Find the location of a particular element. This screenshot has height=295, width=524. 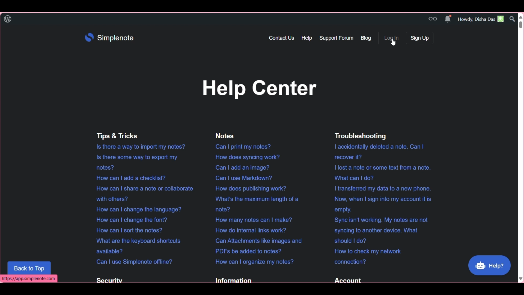

Can | add an image? is located at coordinates (243, 168).